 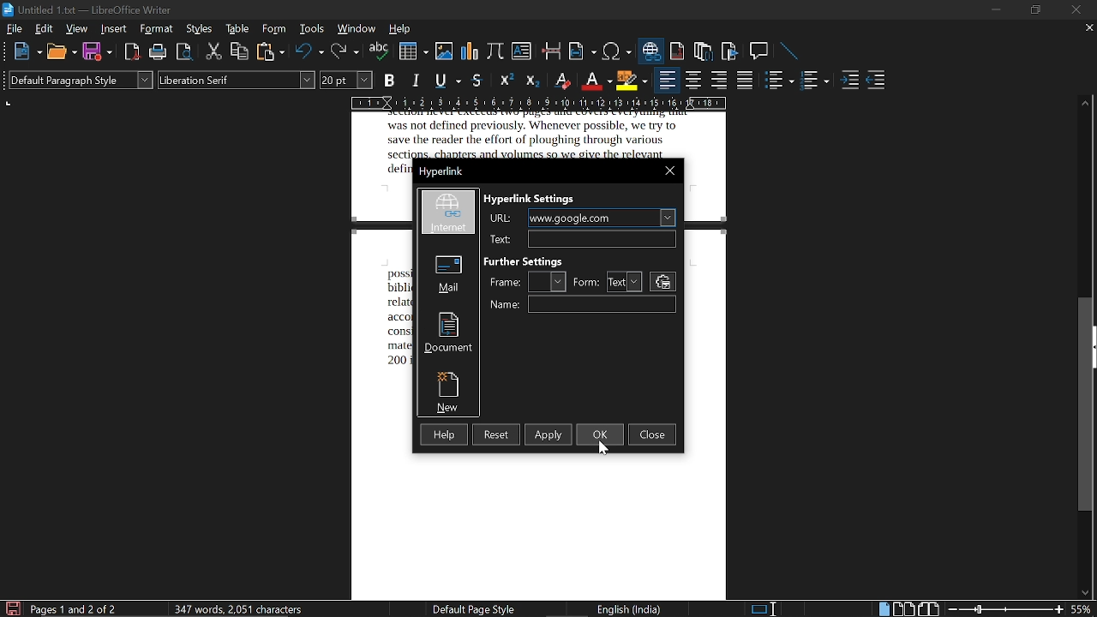 What do you see at coordinates (627, 609) in the screenshot?
I see `current language` at bounding box center [627, 609].